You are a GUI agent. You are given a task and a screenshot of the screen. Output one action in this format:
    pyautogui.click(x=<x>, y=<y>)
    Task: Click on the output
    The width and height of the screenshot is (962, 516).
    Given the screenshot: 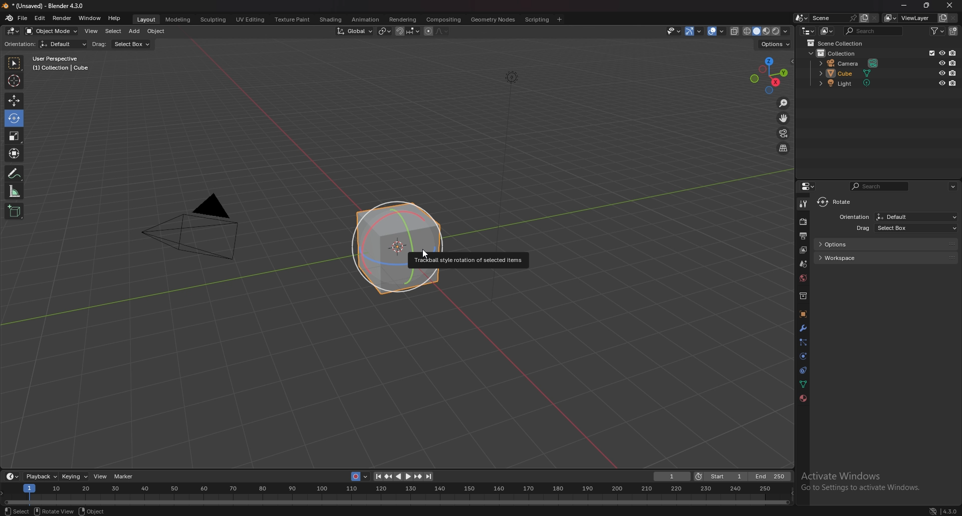 What is the action you would take?
    pyautogui.click(x=803, y=235)
    